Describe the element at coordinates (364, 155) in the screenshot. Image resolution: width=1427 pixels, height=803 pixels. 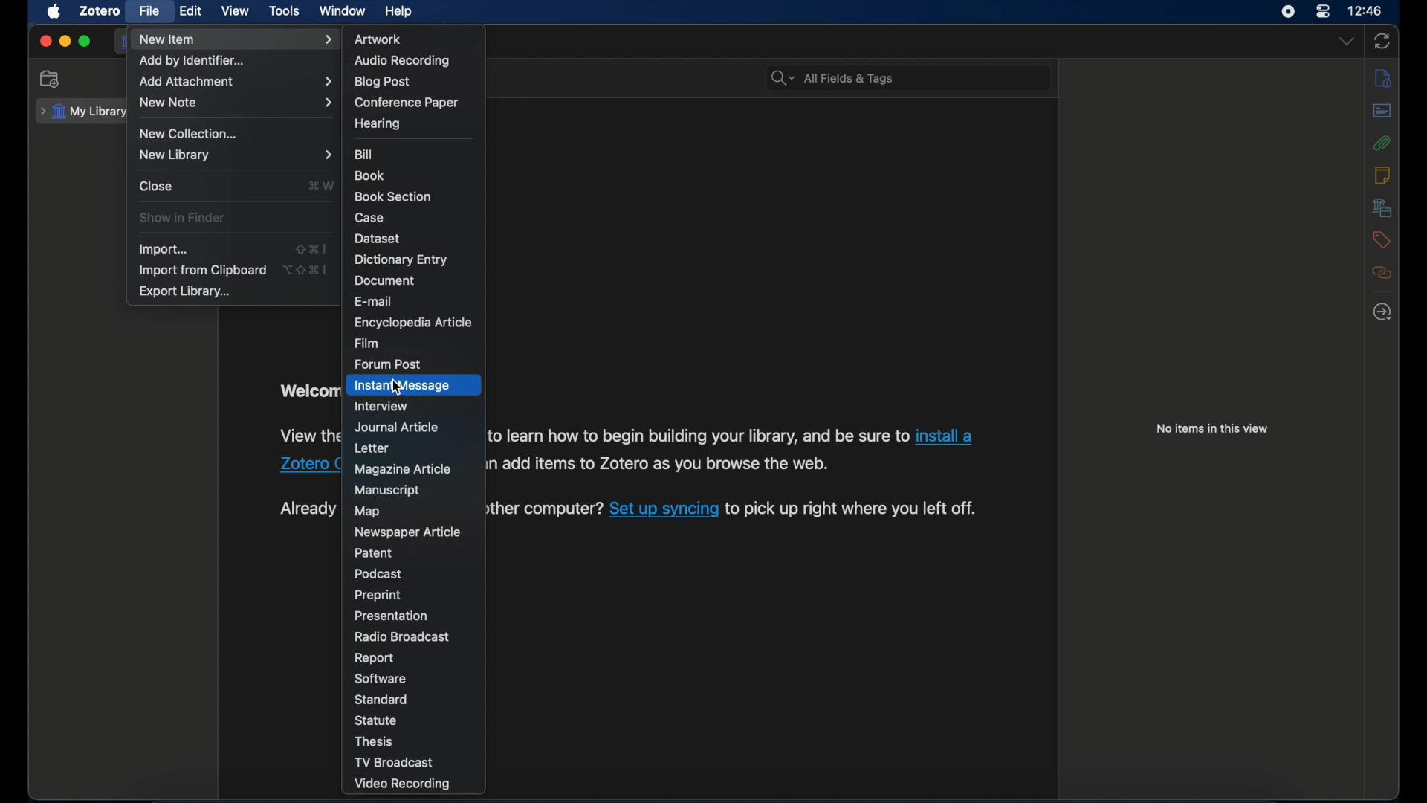
I see `bill` at that location.